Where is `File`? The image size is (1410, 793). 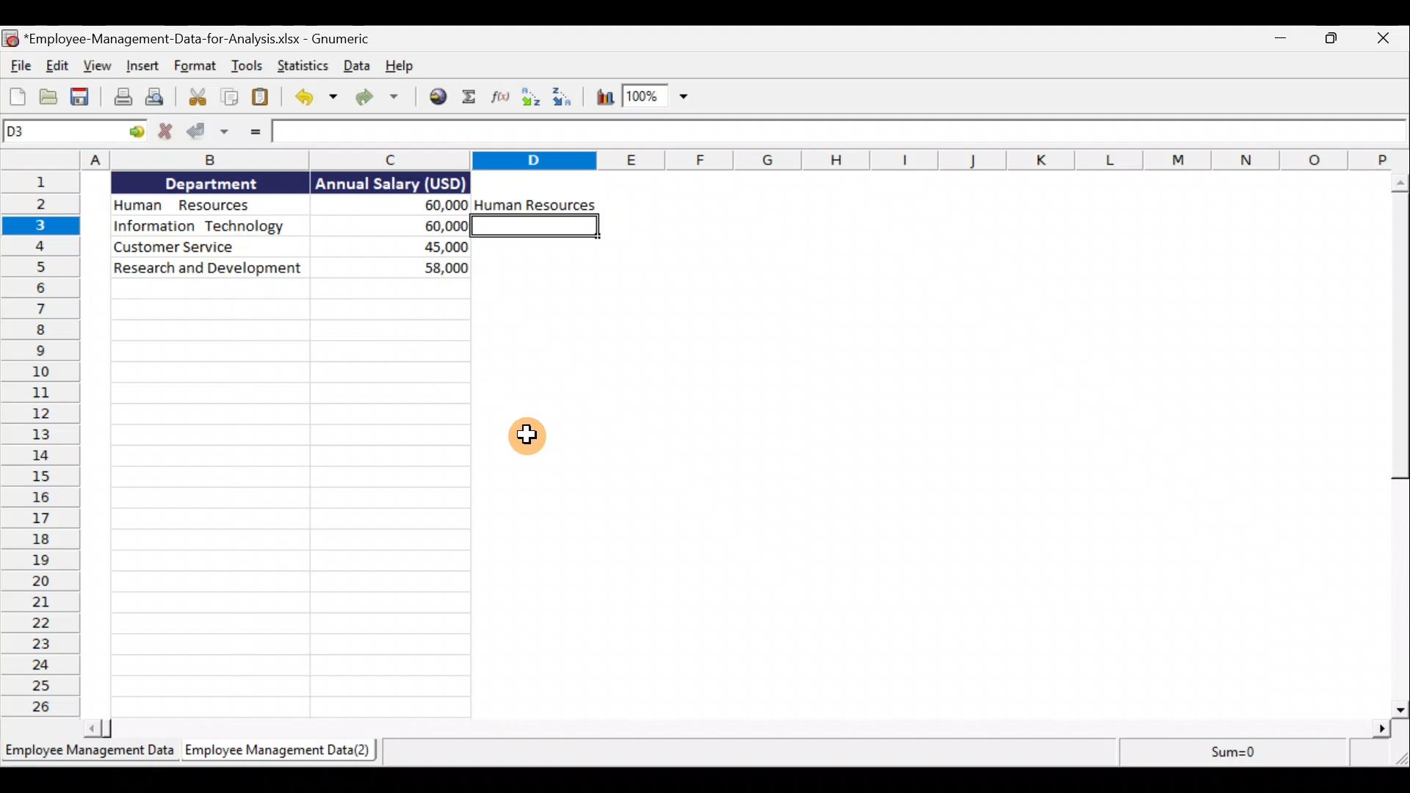 File is located at coordinates (18, 66).